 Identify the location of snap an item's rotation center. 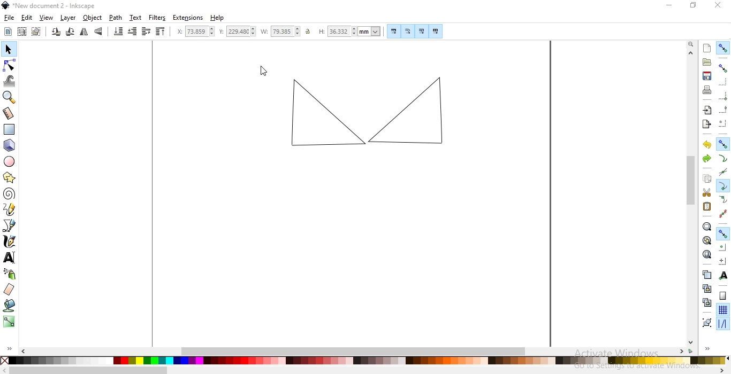
(723, 261).